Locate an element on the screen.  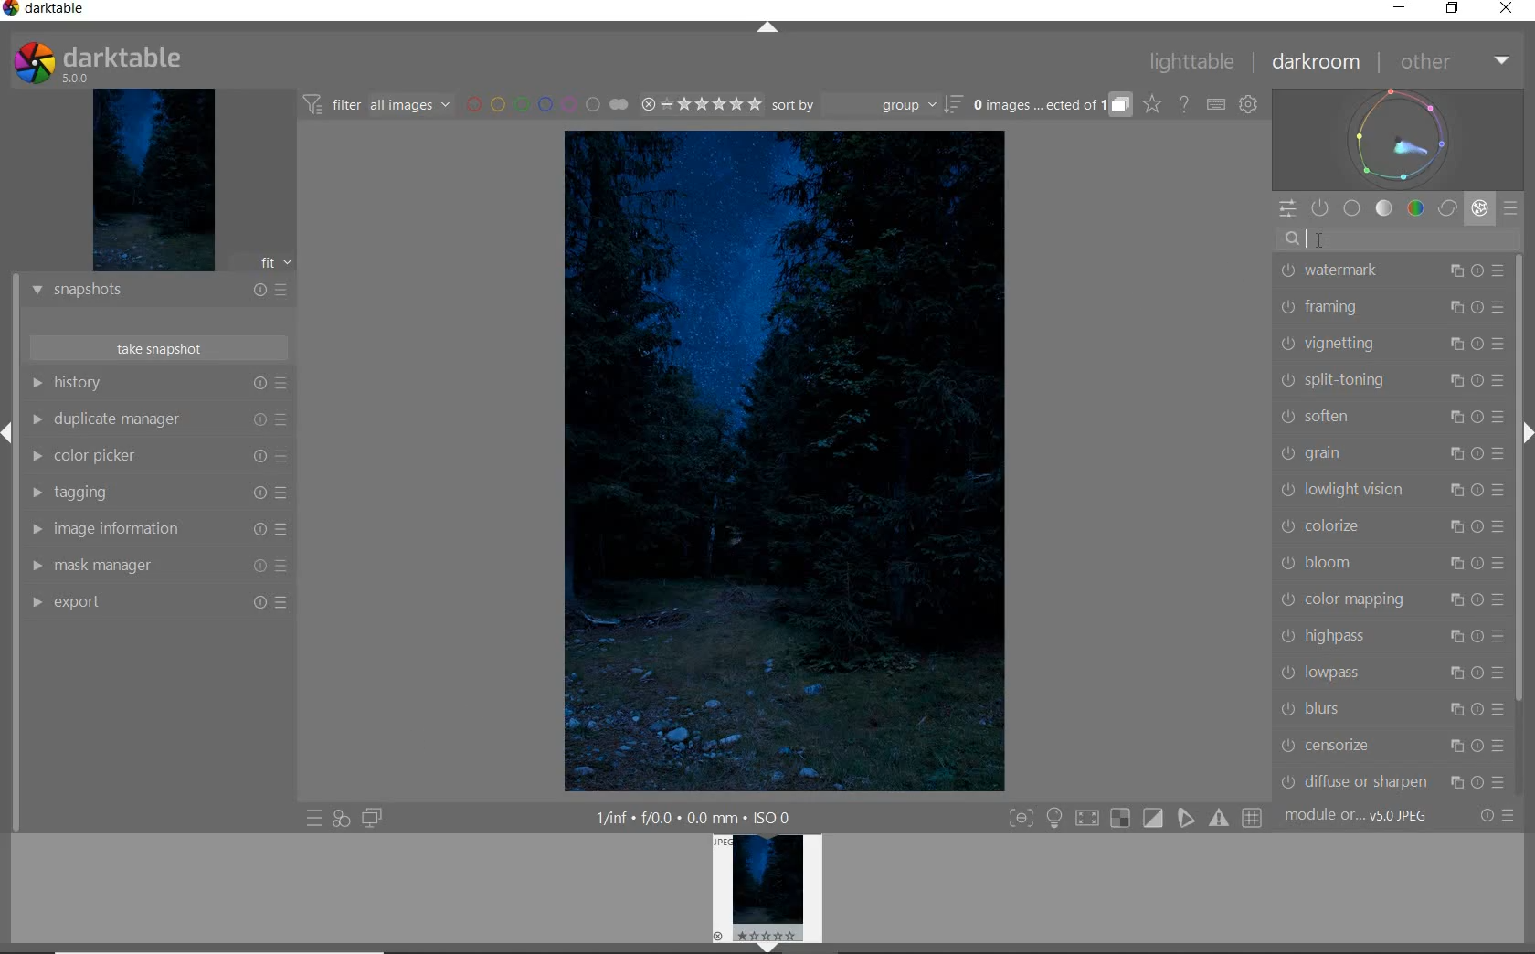
TONE is located at coordinates (1383, 209).